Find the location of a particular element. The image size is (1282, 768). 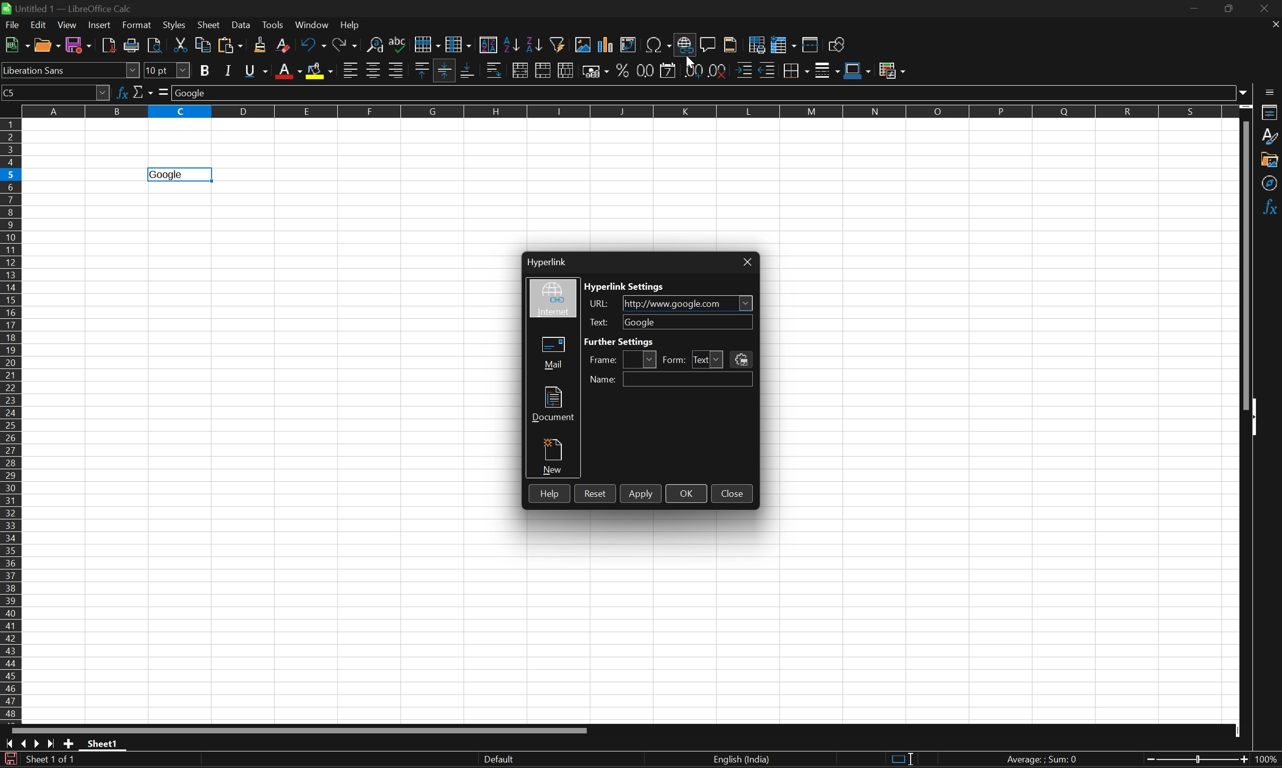

Text: is located at coordinates (599, 322).